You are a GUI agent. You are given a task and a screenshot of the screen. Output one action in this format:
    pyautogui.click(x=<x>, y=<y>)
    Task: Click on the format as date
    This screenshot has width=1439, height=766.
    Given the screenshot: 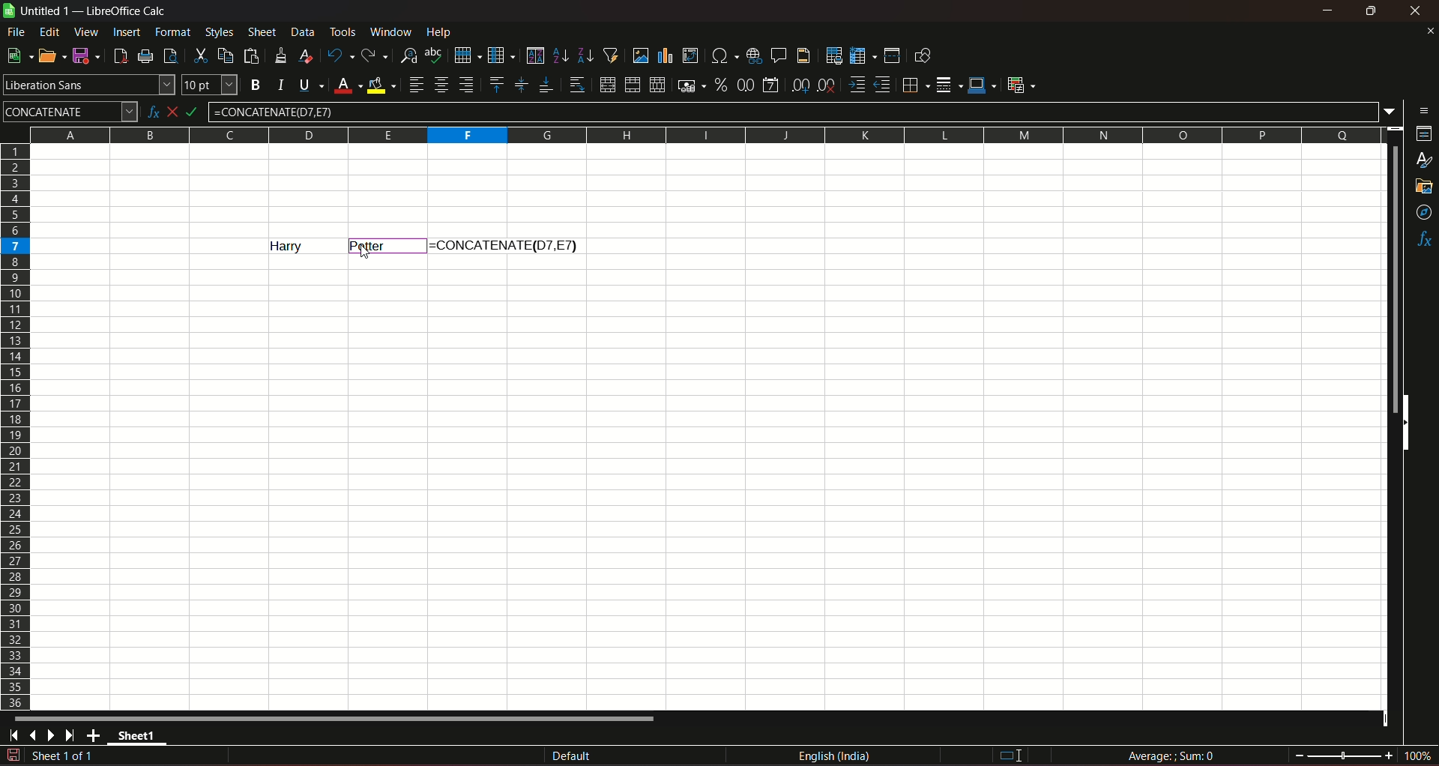 What is the action you would take?
    pyautogui.click(x=770, y=86)
    